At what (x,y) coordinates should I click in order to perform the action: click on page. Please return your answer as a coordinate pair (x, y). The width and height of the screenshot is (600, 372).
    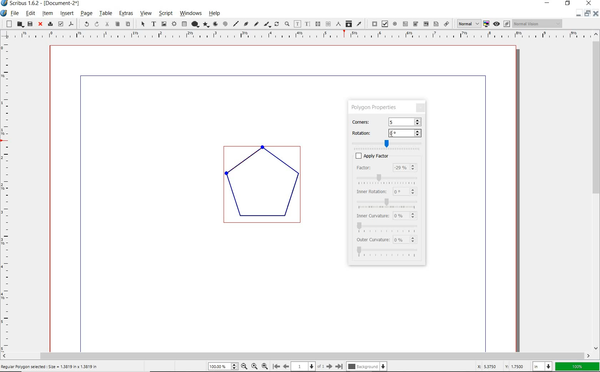
    Looking at the image, I should click on (86, 14).